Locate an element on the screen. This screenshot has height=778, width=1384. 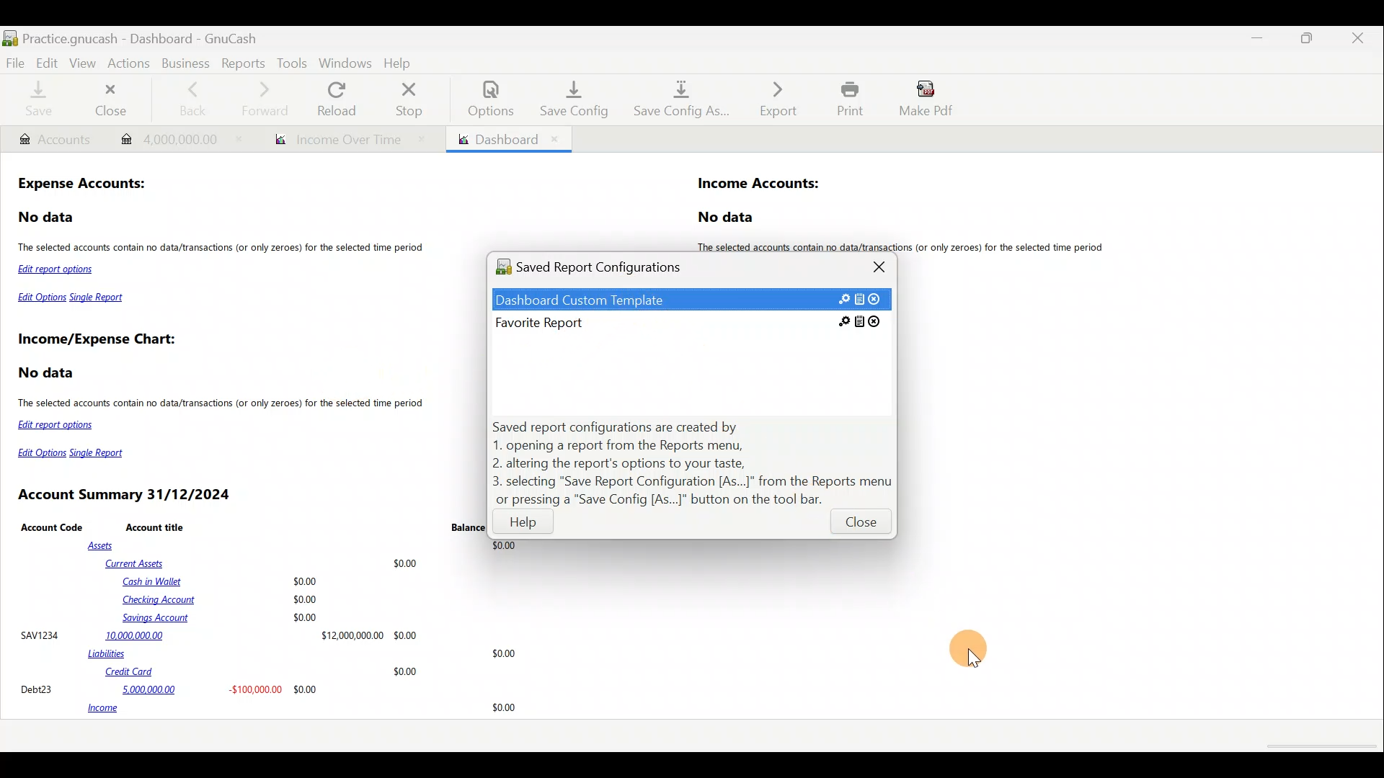
Dashboard is located at coordinates (507, 139).